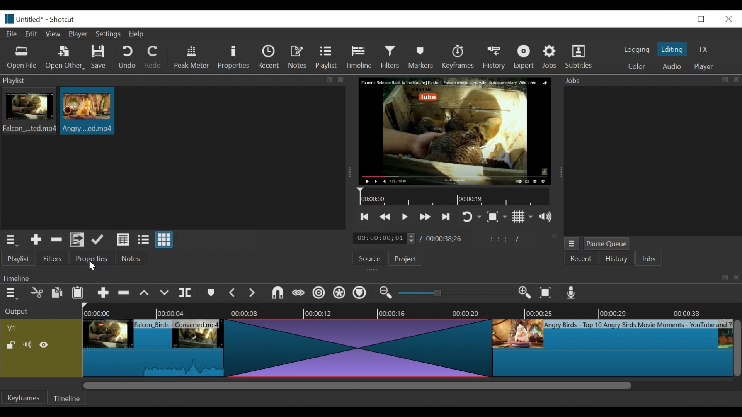  Describe the element at coordinates (495, 57) in the screenshot. I see `History` at that location.